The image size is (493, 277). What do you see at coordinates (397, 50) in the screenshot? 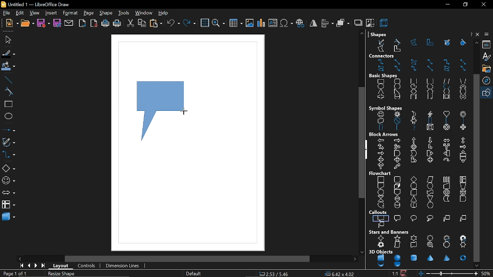
I see `polygon 45 filled` at bounding box center [397, 50].